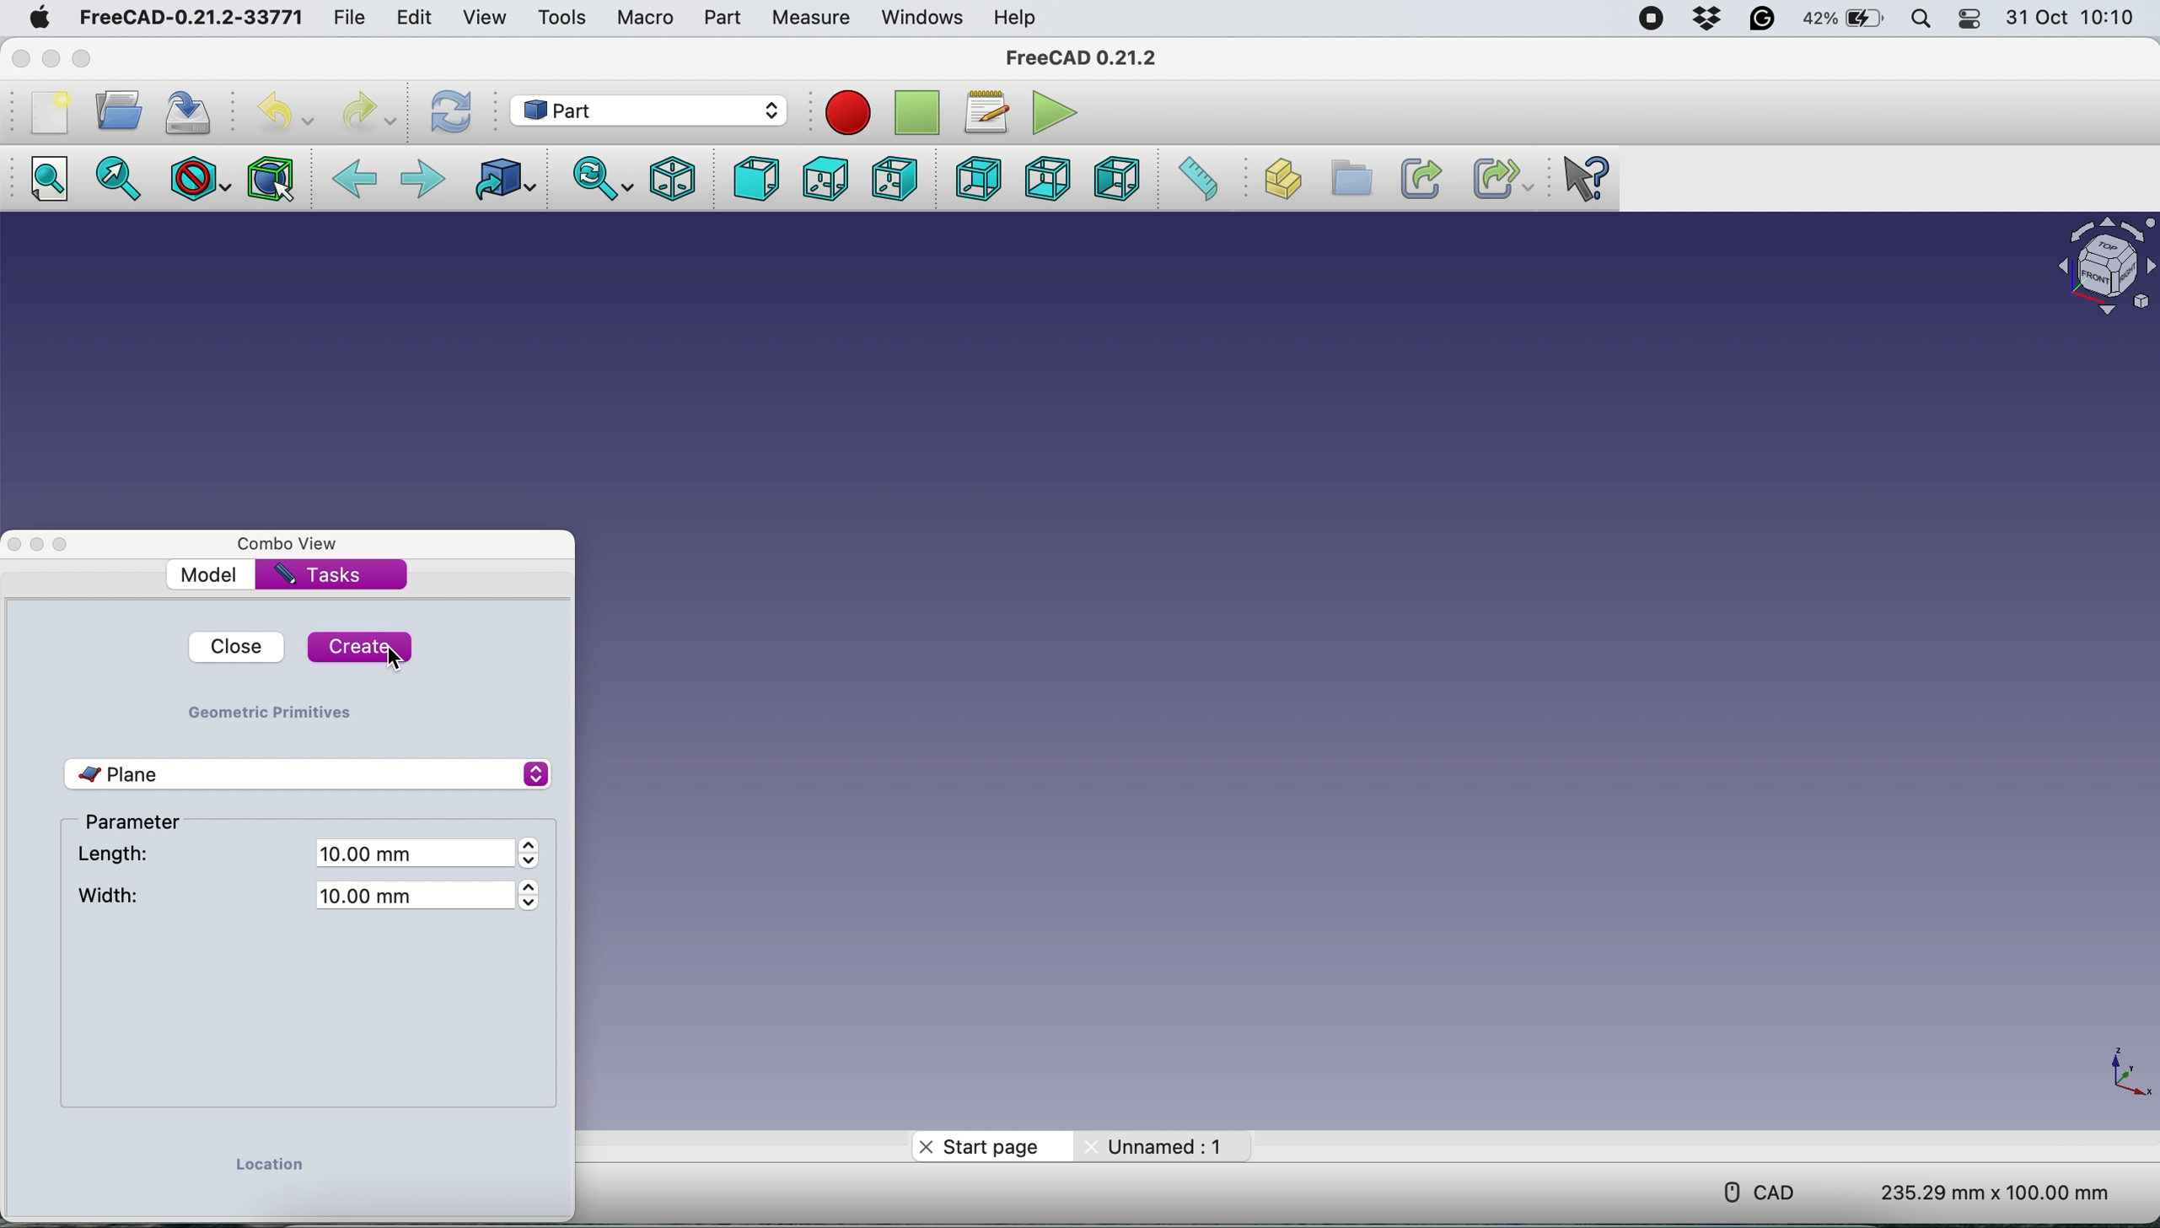 Image resolution: width=2160 pixels, height=1228 pixels. What do you see at coordinates (14, 542) in the screenshot?
I see `Close` at bounding box center [14, 542].